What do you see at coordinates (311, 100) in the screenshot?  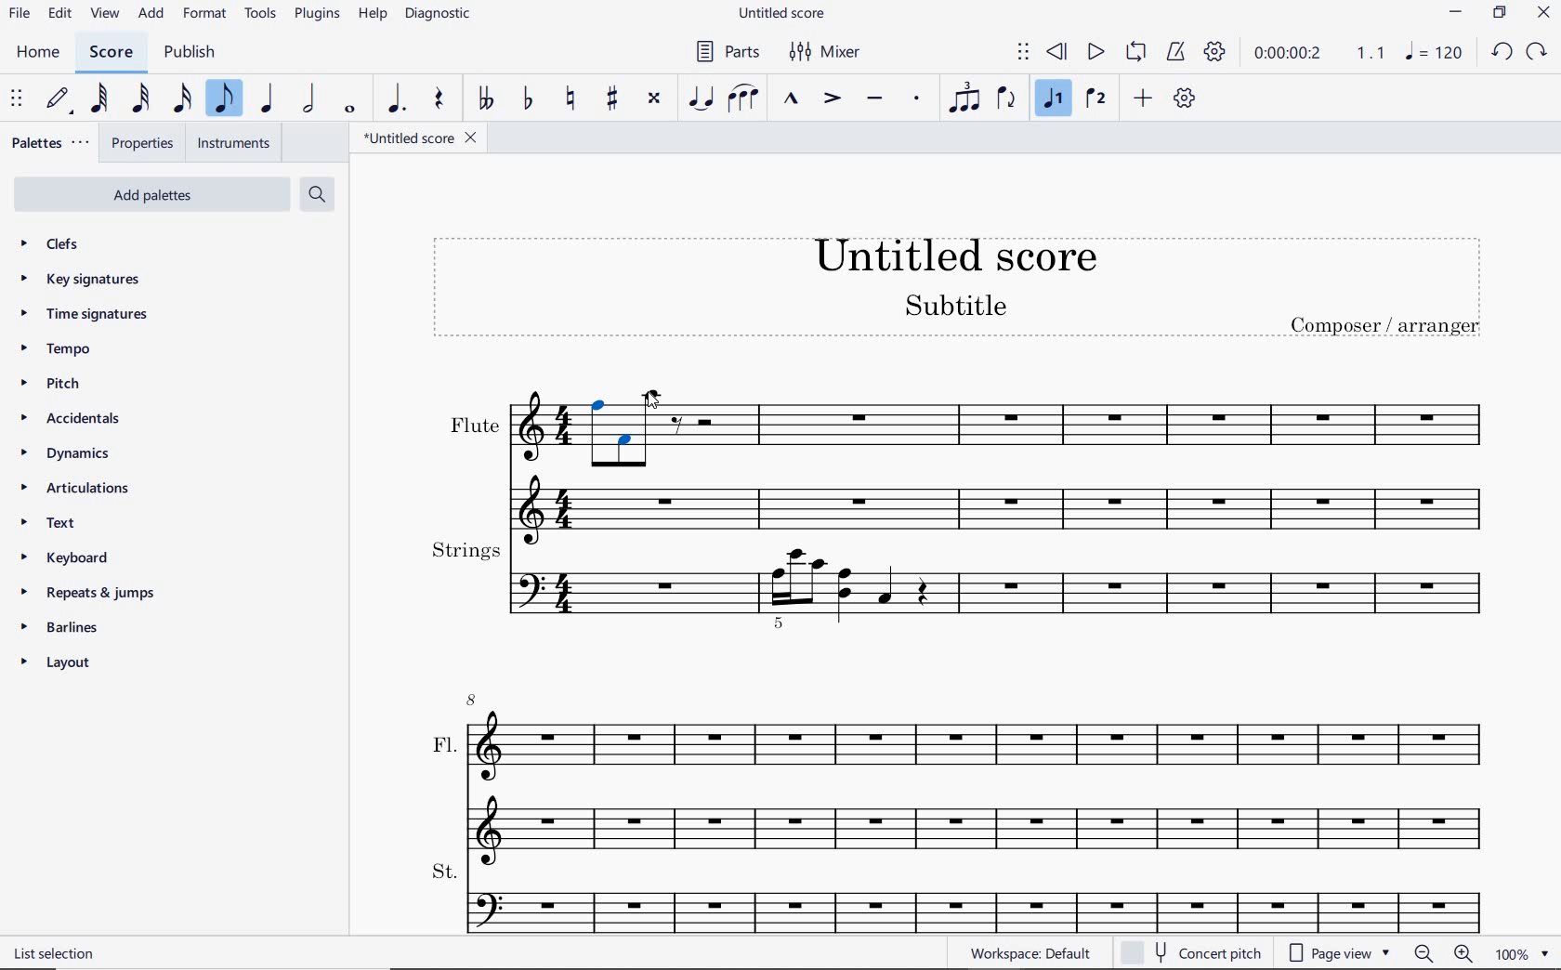 I see `HALF NOTE` at bounding box center [311, 100].